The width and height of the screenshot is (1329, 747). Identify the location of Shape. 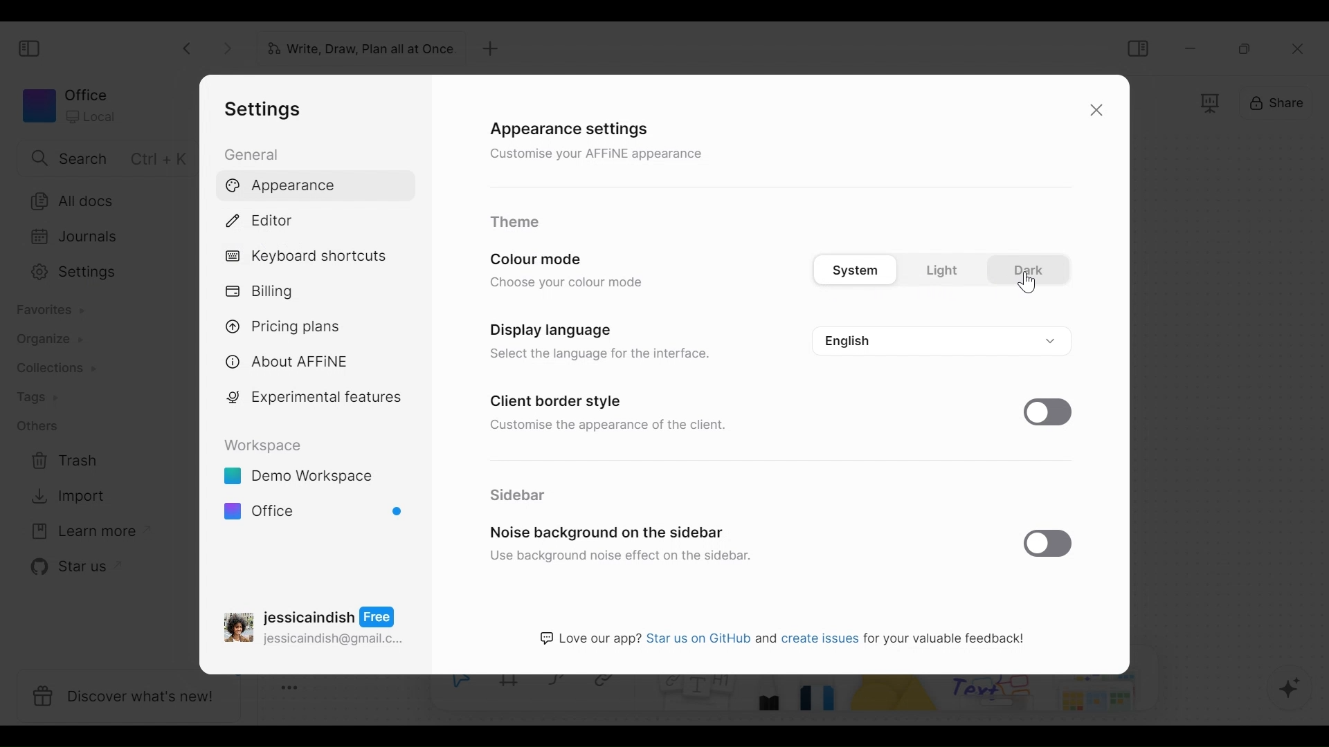
(896, 694).